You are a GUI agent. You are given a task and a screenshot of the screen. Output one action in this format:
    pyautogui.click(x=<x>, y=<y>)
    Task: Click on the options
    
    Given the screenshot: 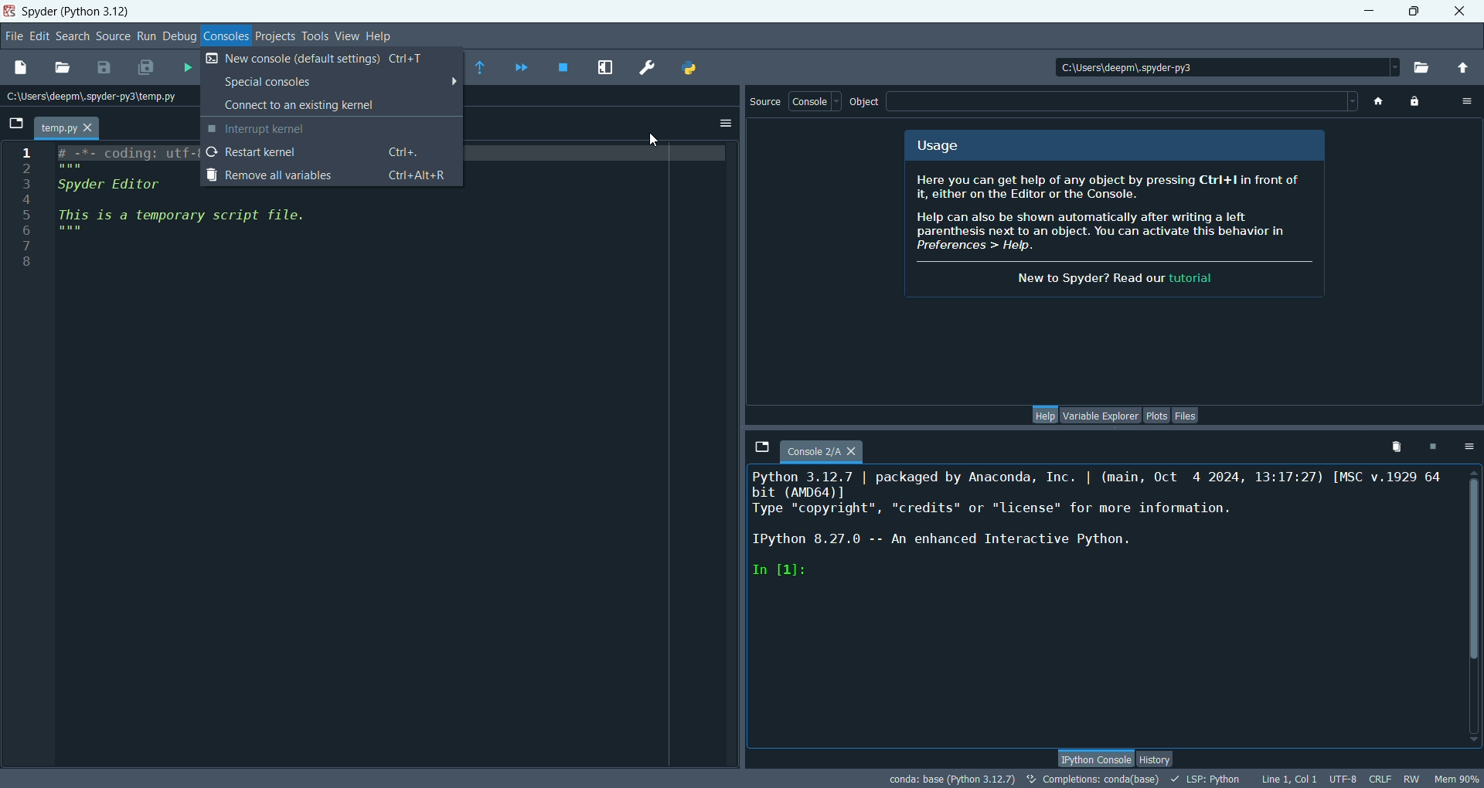 What is the action you would take?
    pyautogui.click(x=1470, y=447)
    